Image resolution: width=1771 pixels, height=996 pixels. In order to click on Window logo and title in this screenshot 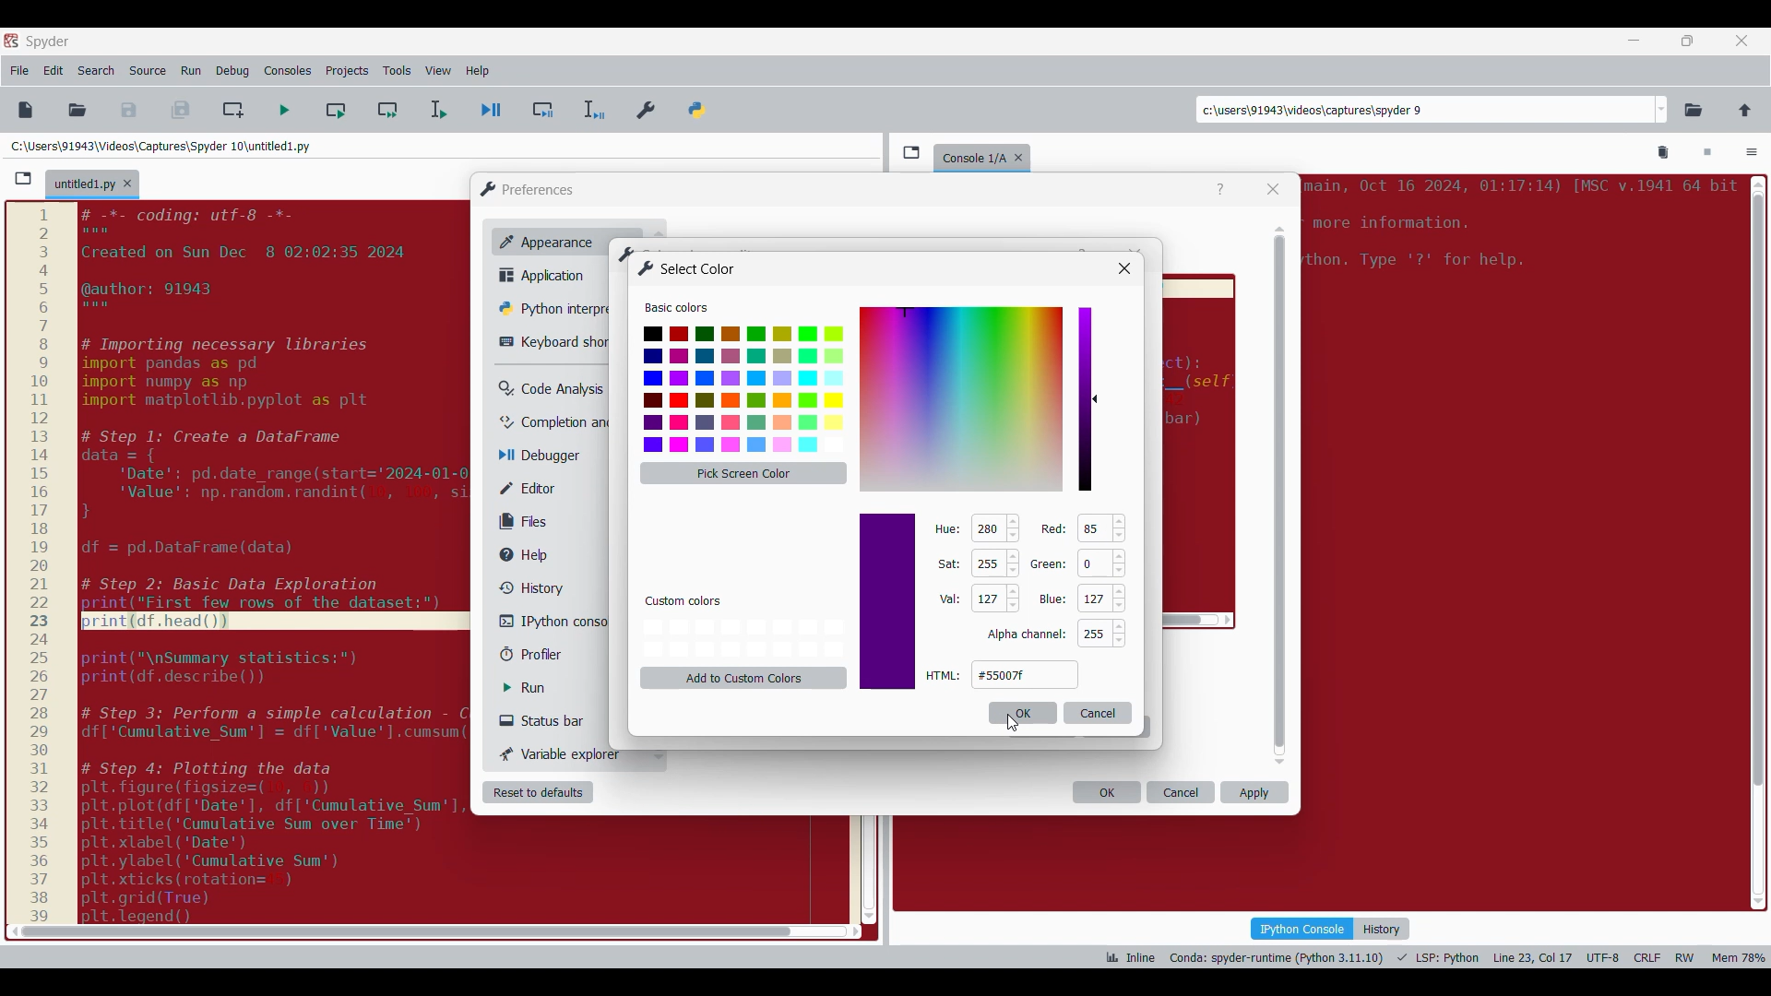, I will do `click(528, 189)`.